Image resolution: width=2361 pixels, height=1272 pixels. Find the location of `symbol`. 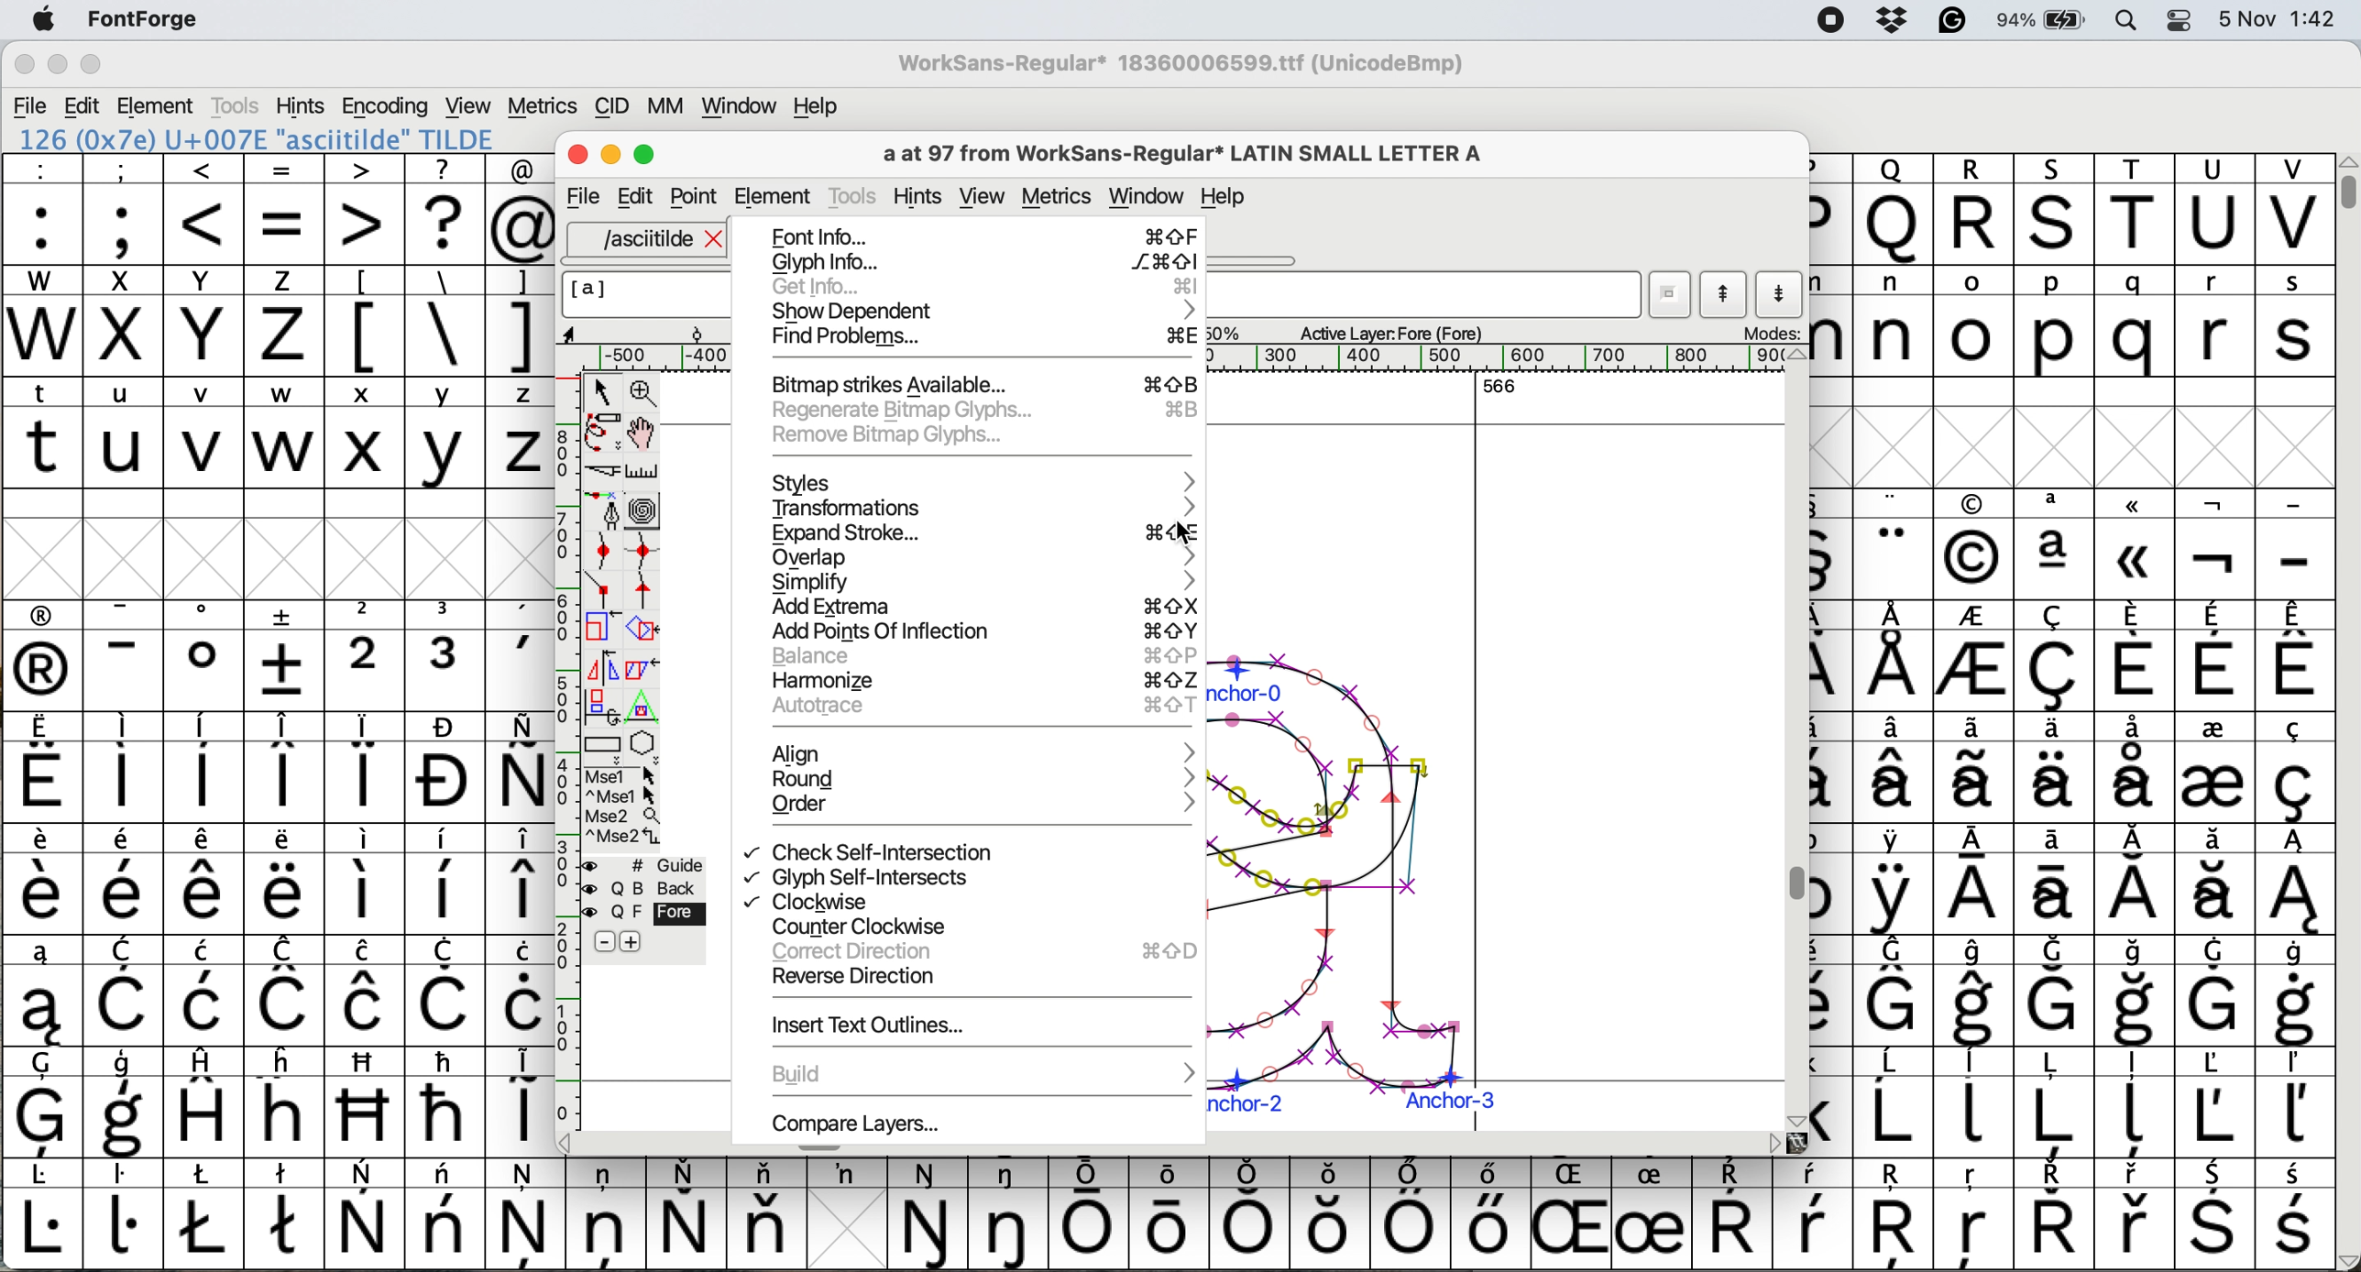

symbol is located at coordinates (2135, 655).